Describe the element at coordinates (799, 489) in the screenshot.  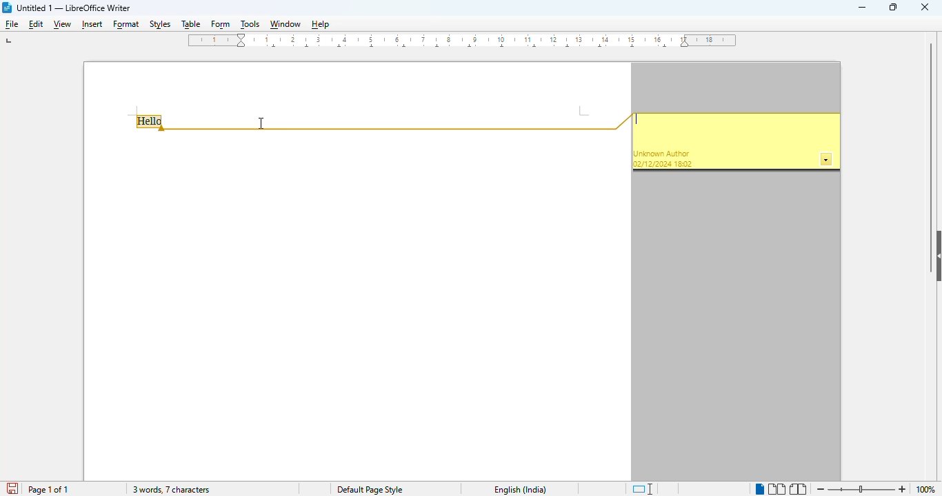
I see `book view` at that location.